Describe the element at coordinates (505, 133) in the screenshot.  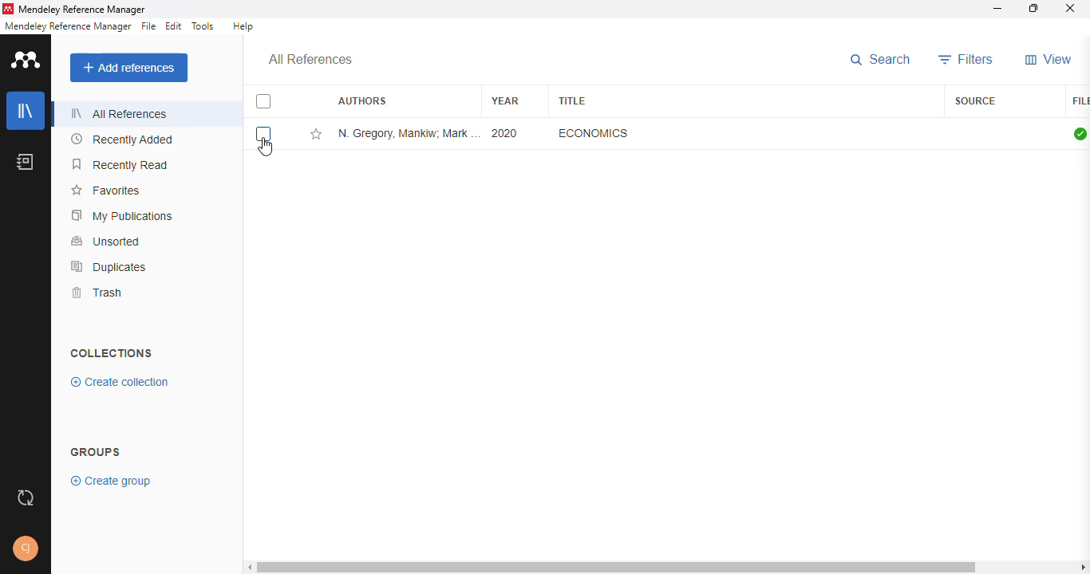
I see `2020` at that location.